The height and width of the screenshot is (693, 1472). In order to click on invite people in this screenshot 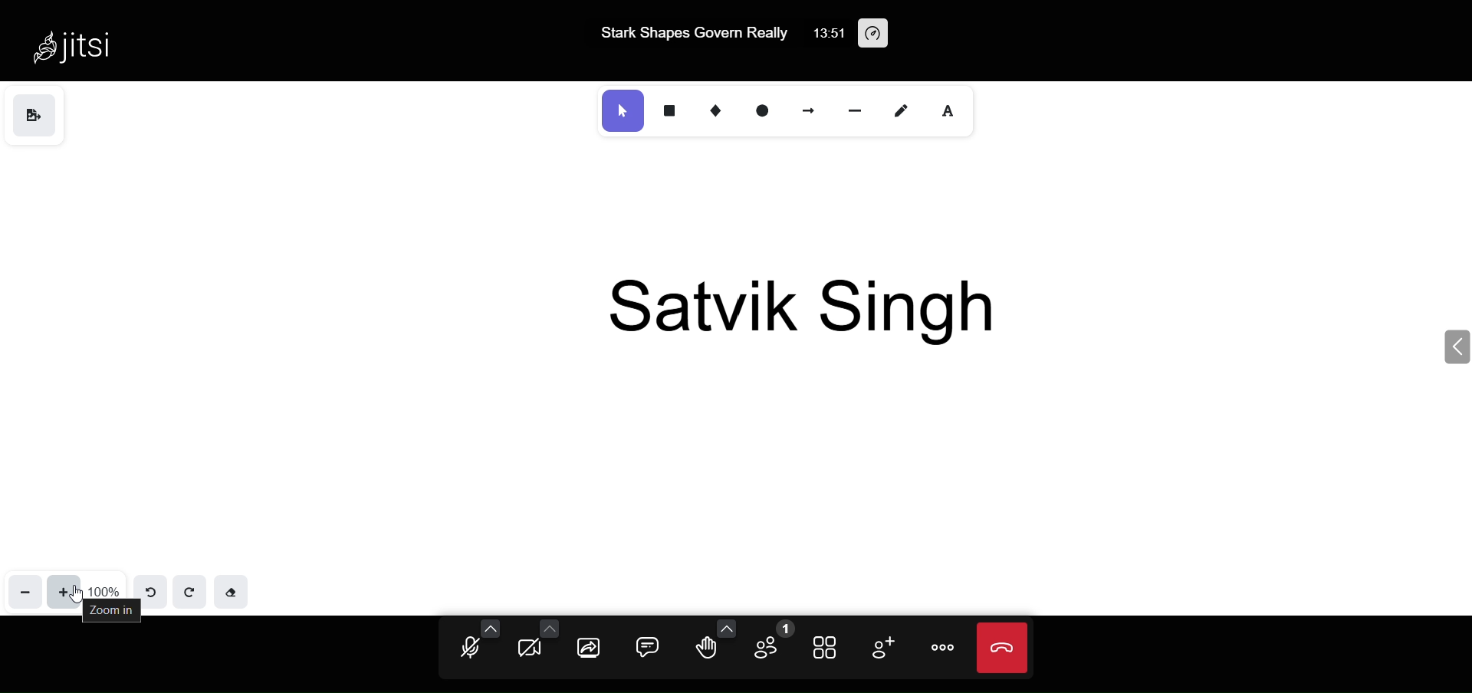, I will do `click(883, 646)`.